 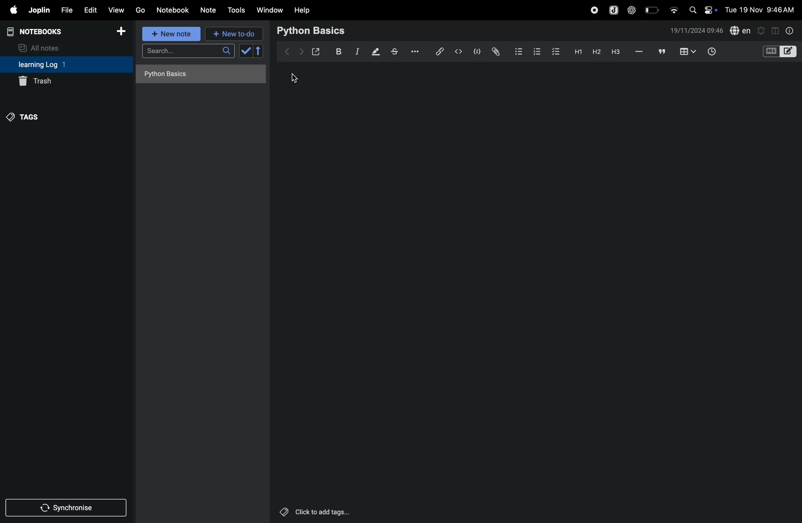 What do you see at coordinates (11, 10) in the screenshot?
I see `apple menu` at bounding box center [11, 10].